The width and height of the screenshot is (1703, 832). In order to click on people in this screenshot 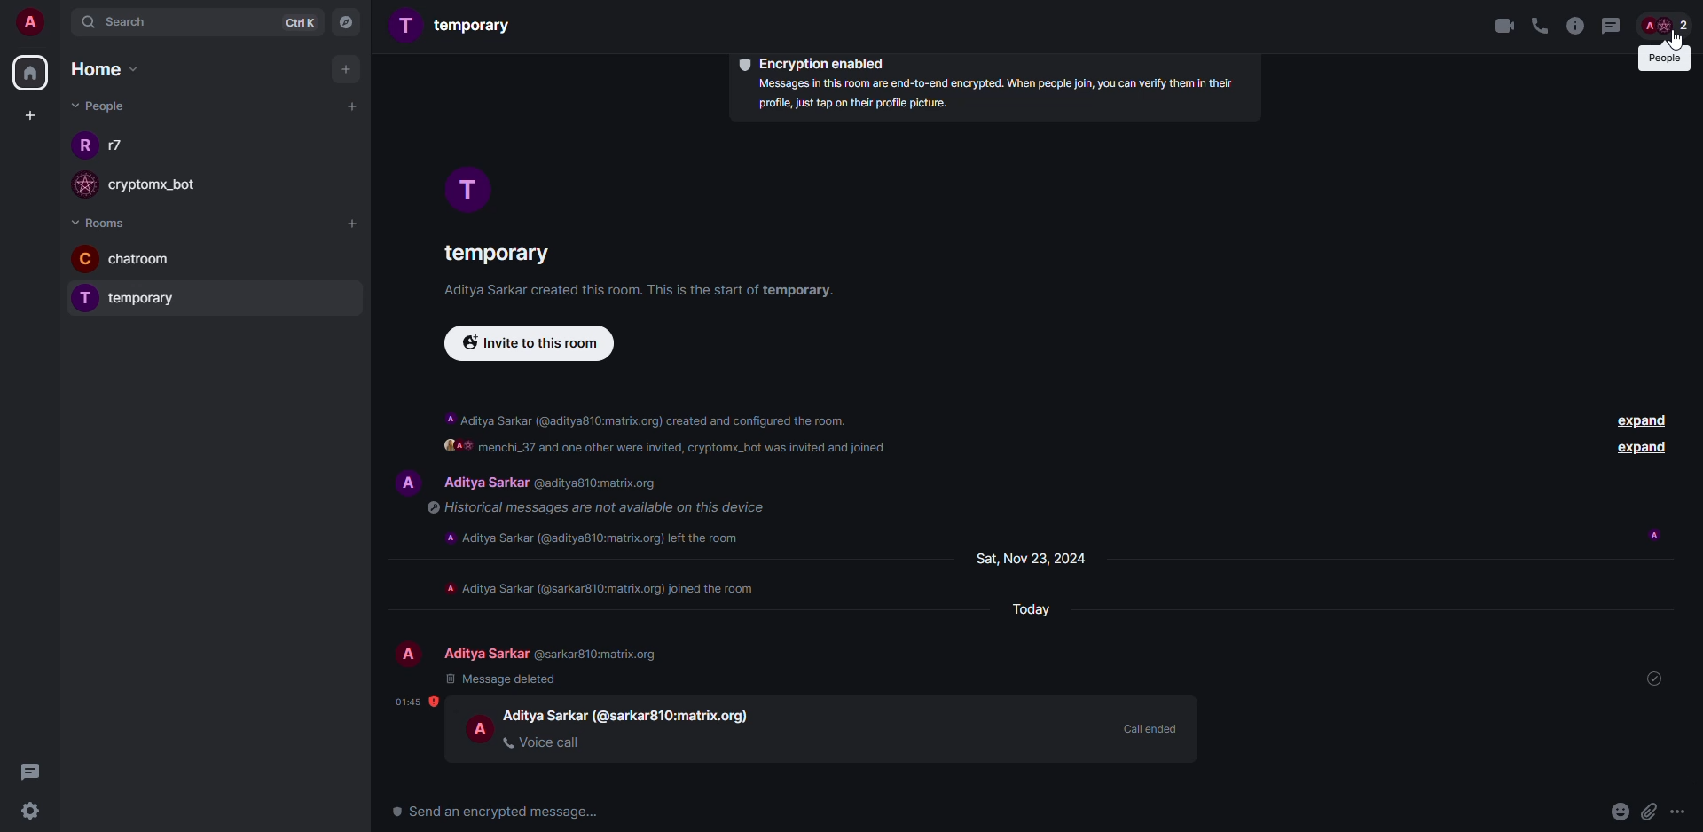, I will do `click(557, 483)`.